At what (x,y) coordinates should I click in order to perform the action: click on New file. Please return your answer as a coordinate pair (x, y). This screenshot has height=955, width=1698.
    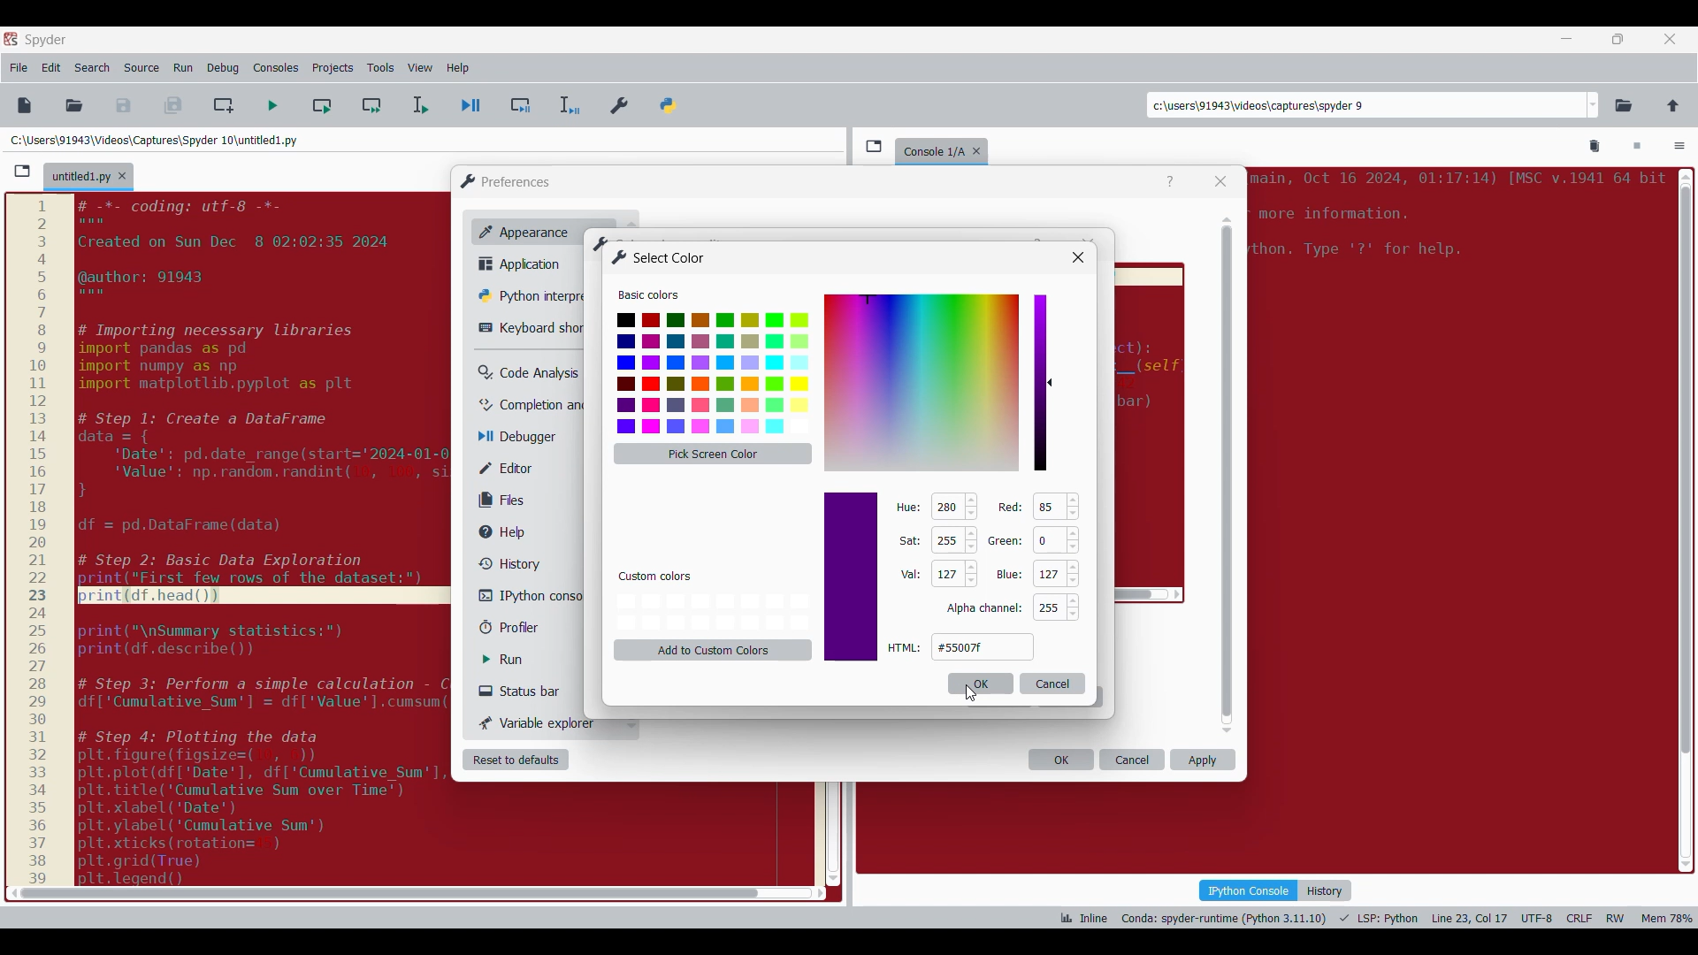
    Looking at the image, I should click on (24, 105).